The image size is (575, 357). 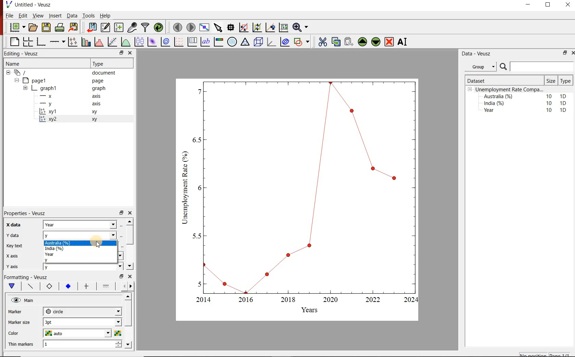 I want to click on graph chart, so click(x=298, y=200).